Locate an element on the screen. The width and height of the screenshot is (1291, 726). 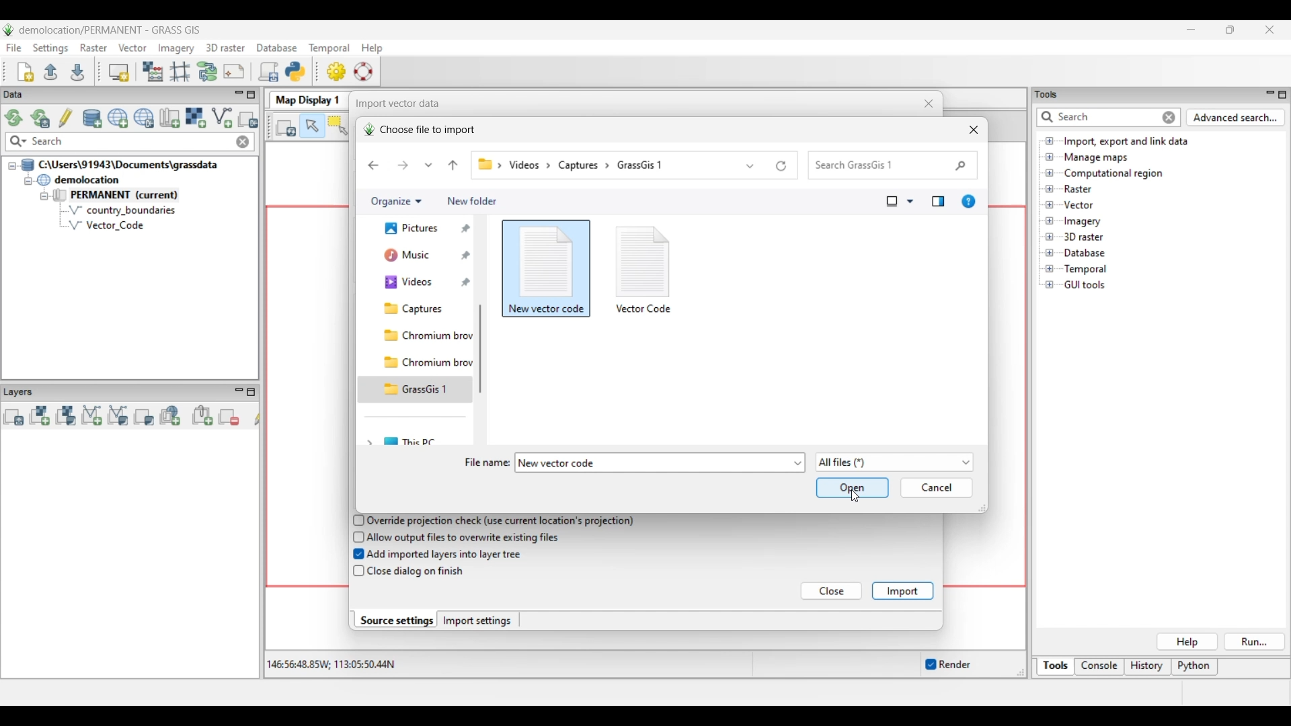
Advanced search for Tools panel is located at coordinates (1236, 118).